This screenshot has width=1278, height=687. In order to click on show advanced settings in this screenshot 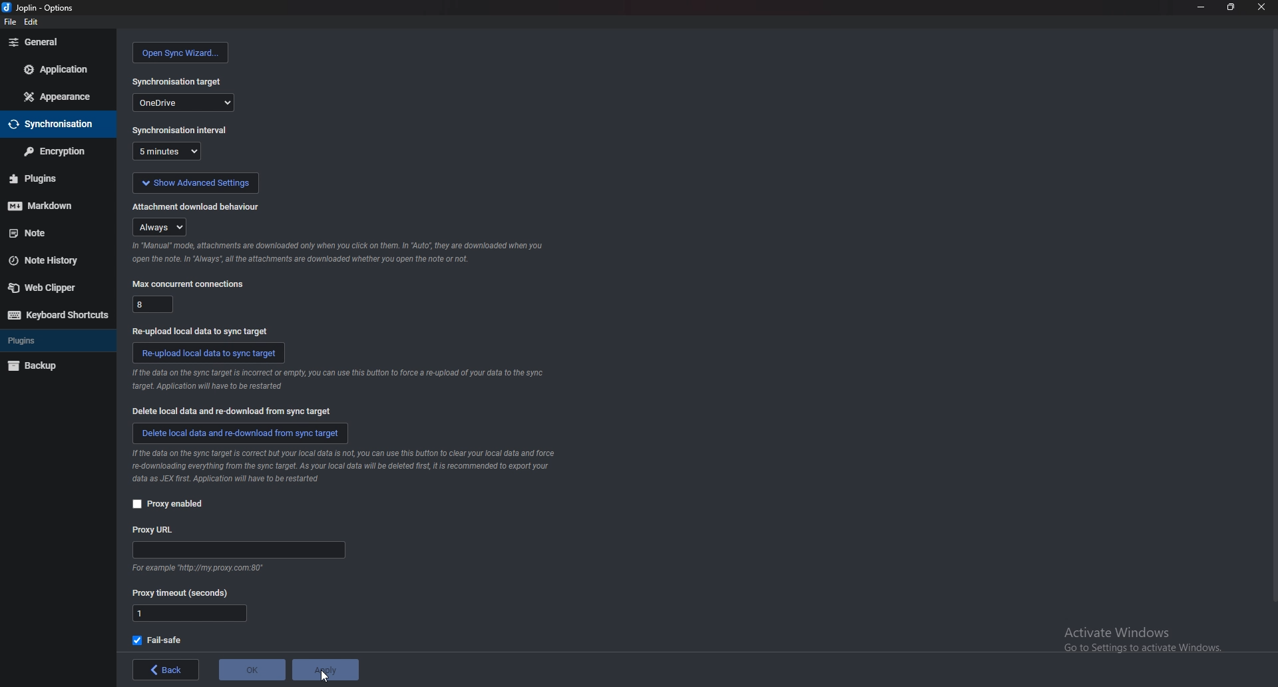, I will do `click(196, 182)`.